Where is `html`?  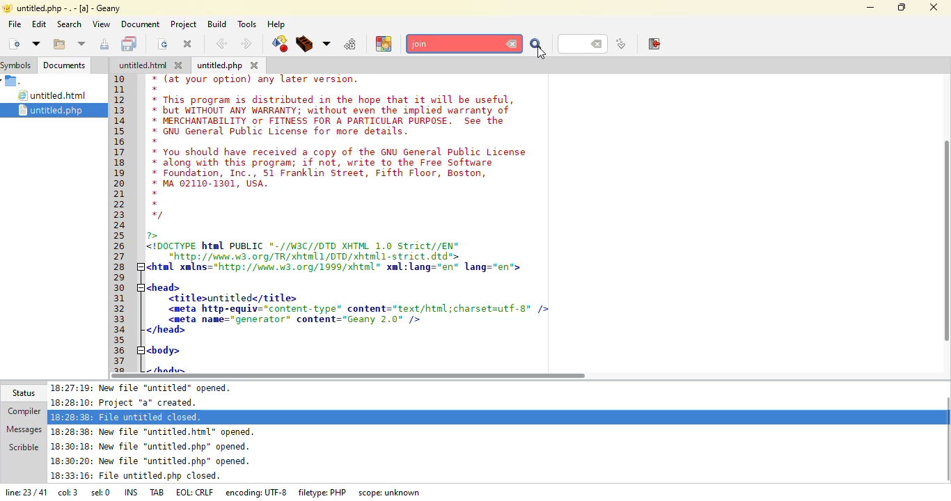 html is located at coordinates (143, 65).